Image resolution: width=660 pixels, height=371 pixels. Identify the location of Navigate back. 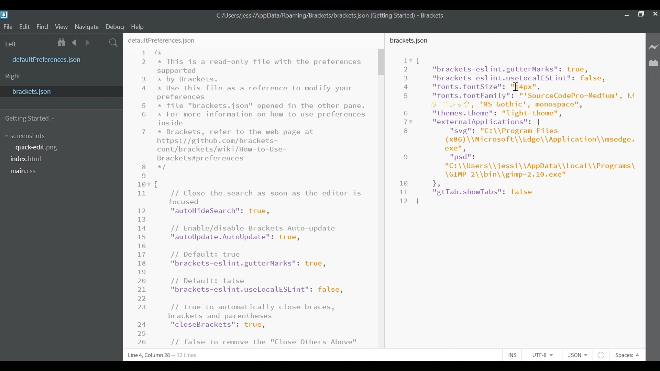
(75, 43).